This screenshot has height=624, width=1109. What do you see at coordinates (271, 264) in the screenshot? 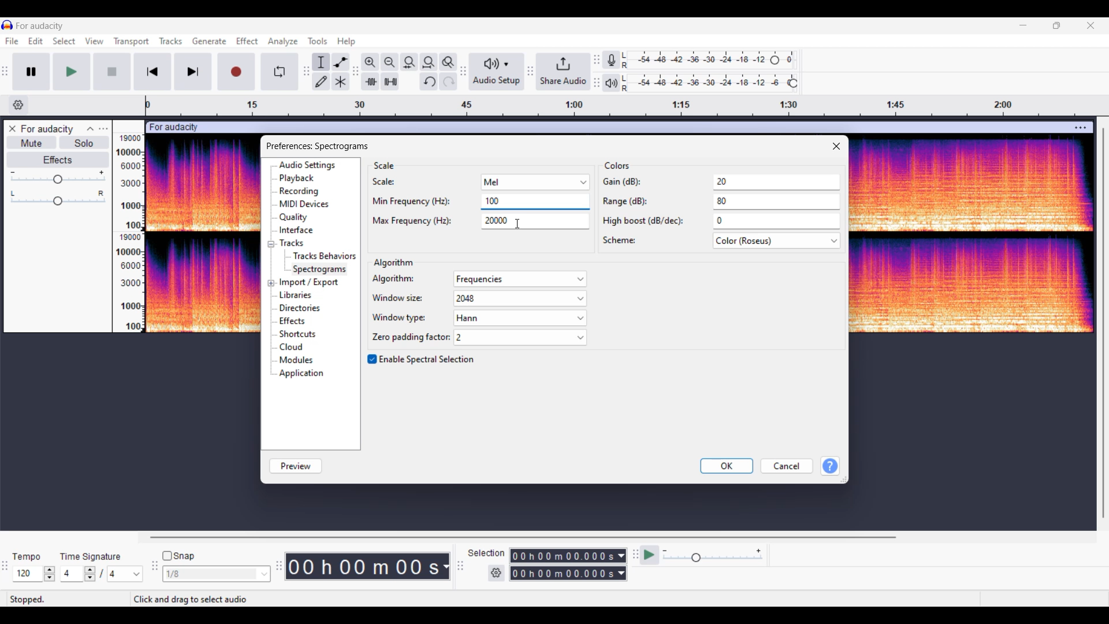
I see `Expand/Collapse specific setting` at bounding box center [271, 264].